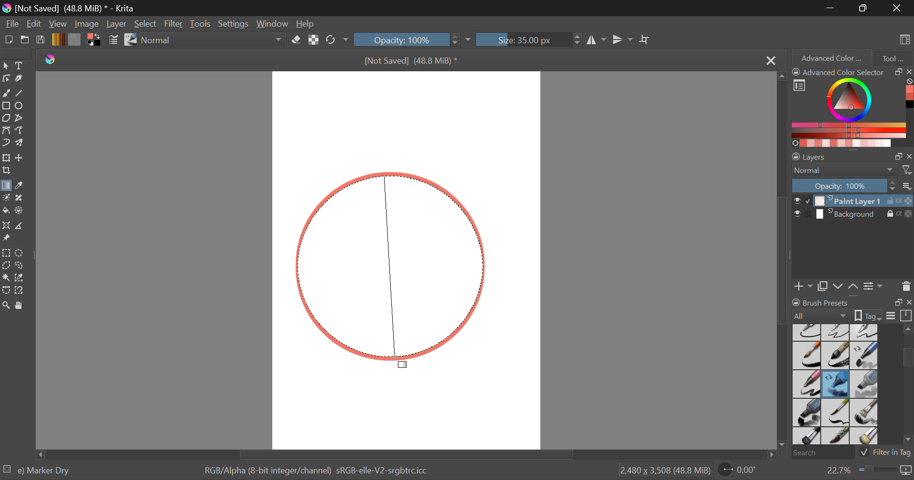 The image size is (914, 480). What do you see at coordinates (6, 209) in the screenshot?
I see `Fill` at bounding box center [6, 209].